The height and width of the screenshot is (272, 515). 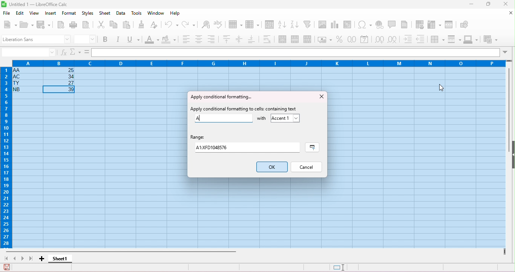 What do you see at coordinates (198, 118) in the screenshot?
I see `A typed` at bounding box center [198, 118].